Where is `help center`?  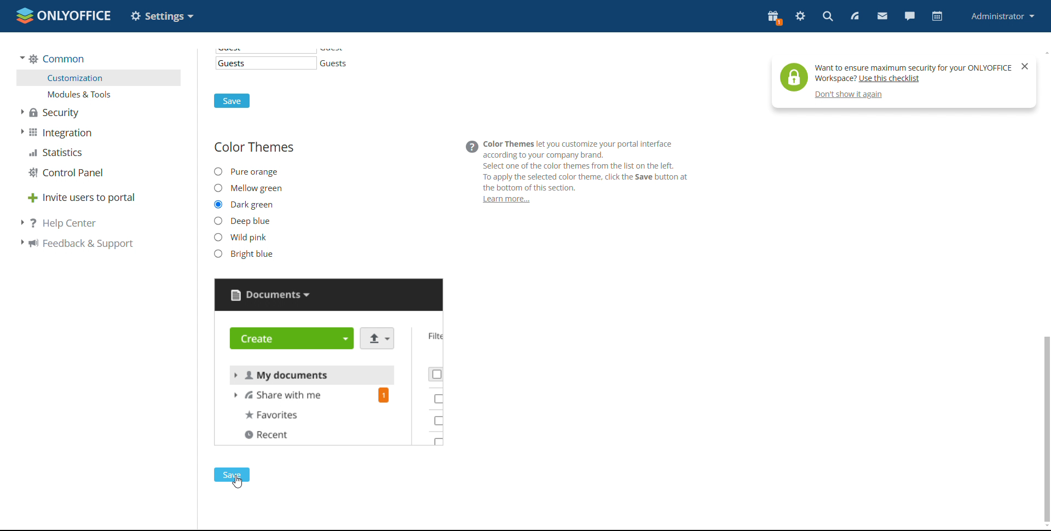 help center is located at coordinates (59, 223).